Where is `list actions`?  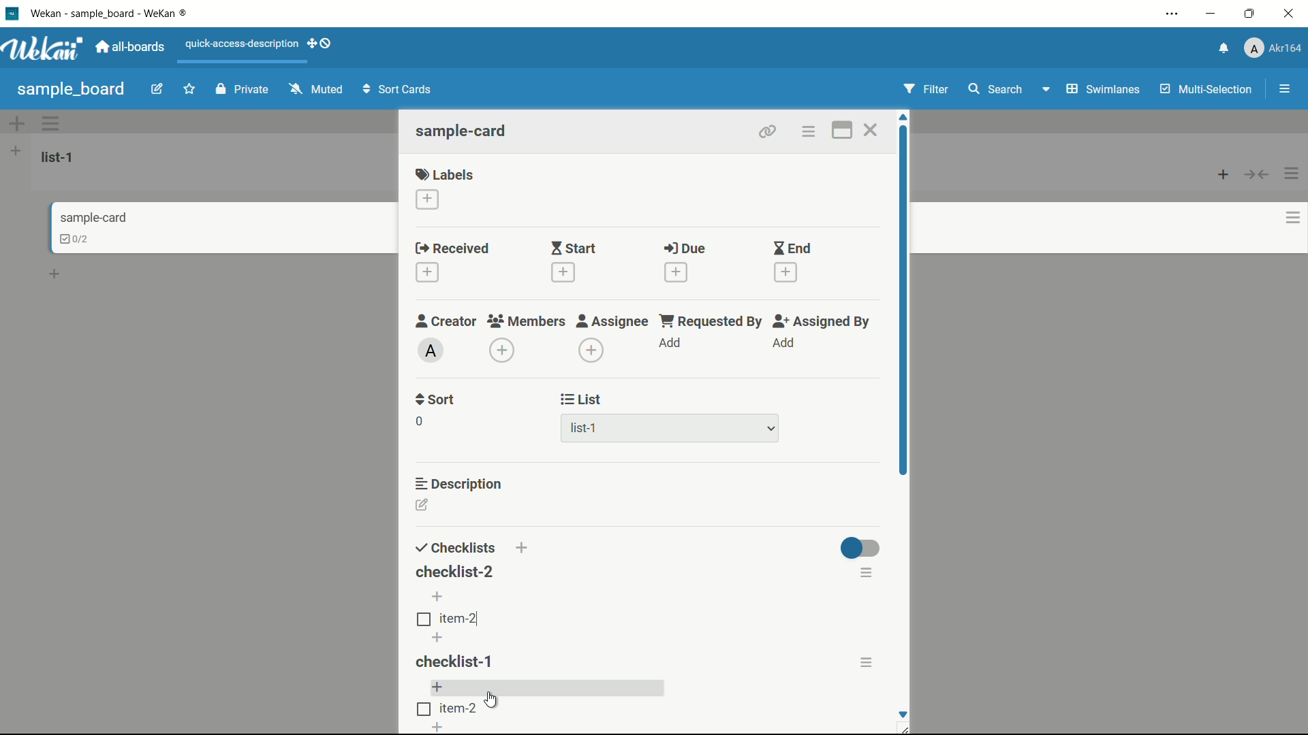 list actions is located at coordinates (1292, 174).